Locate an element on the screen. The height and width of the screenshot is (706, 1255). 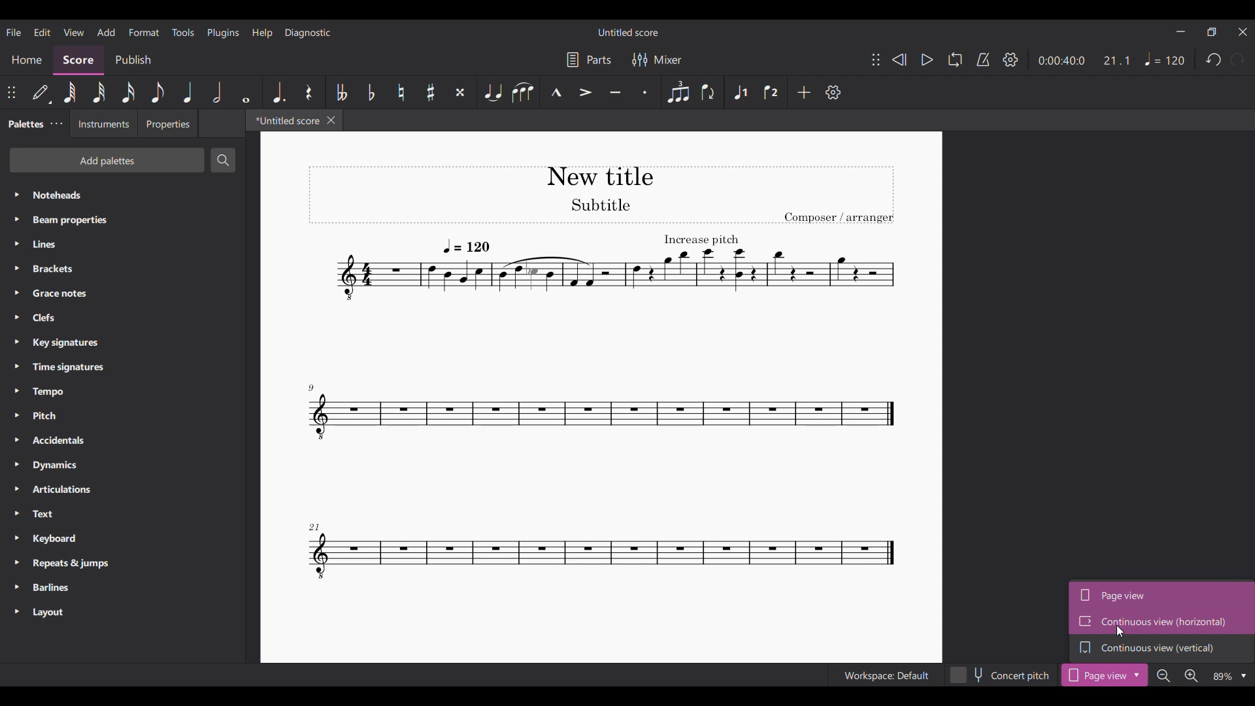
Settings is located at coordinates (1011, 59).